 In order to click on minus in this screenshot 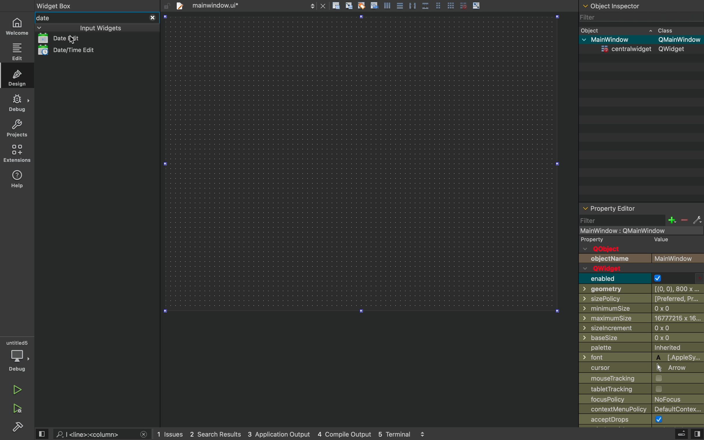, I will do `click(684, 220)`.